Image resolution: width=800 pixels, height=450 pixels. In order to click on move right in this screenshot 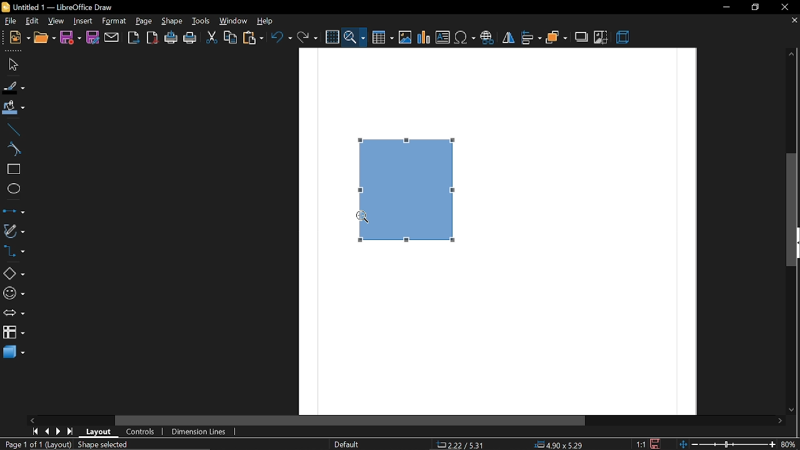, I will do `click(780, 422)`.